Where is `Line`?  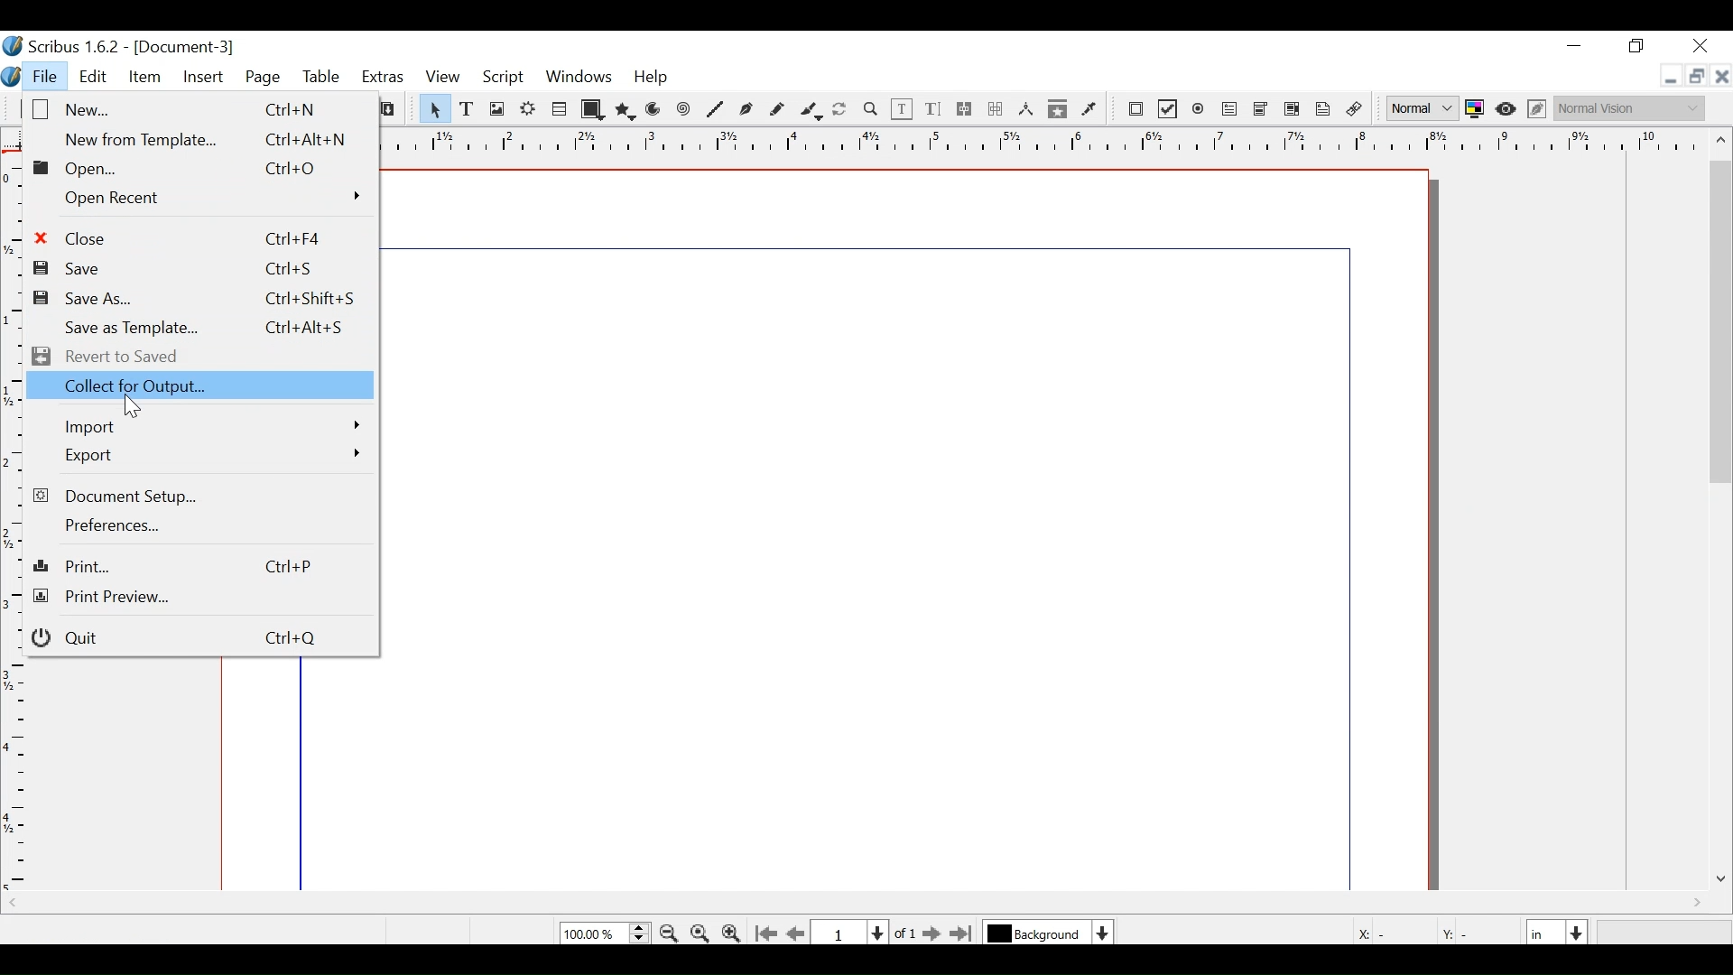 Line is located at coordinates (717, 111).